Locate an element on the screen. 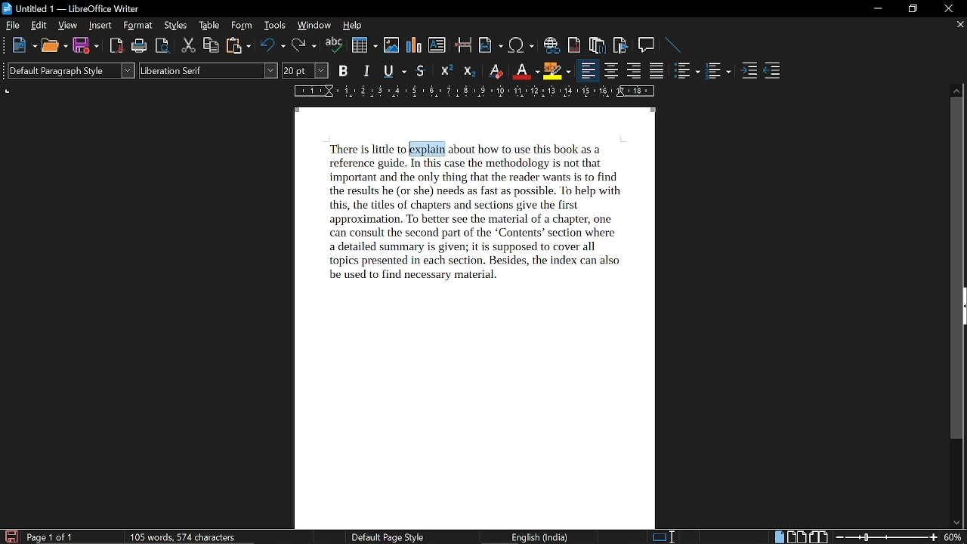  save is located at coordinates (86, 46).